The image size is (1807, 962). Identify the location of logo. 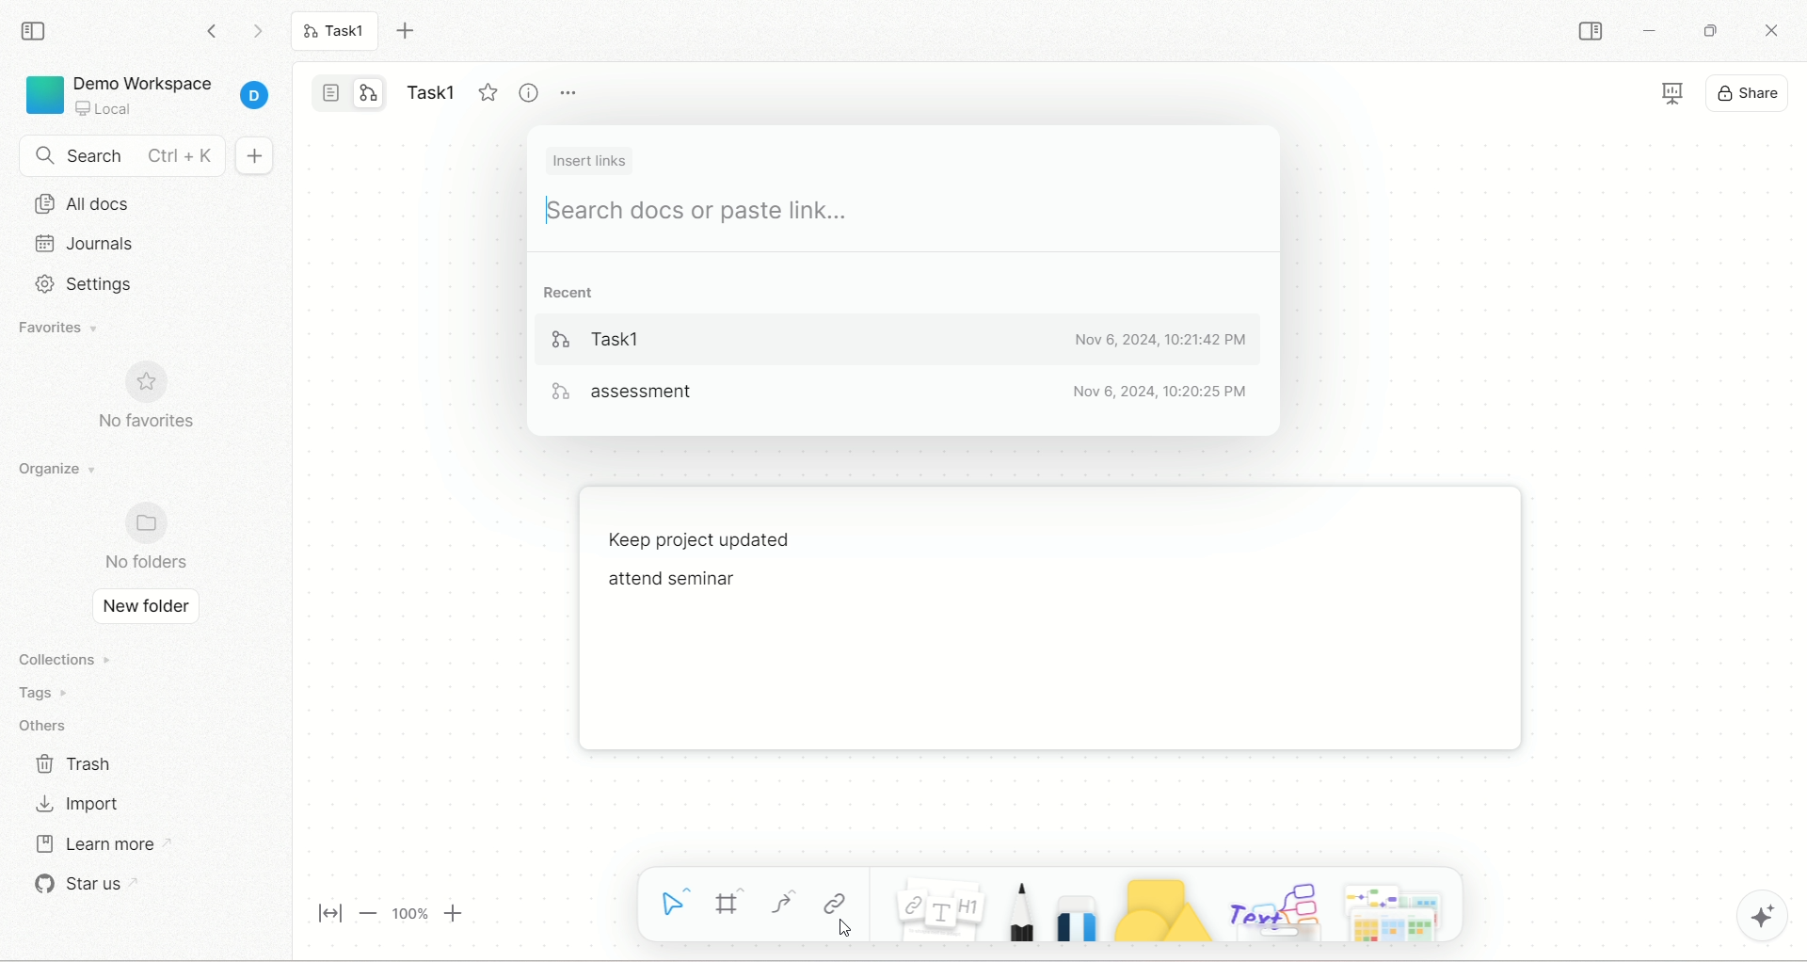
(42, 94).